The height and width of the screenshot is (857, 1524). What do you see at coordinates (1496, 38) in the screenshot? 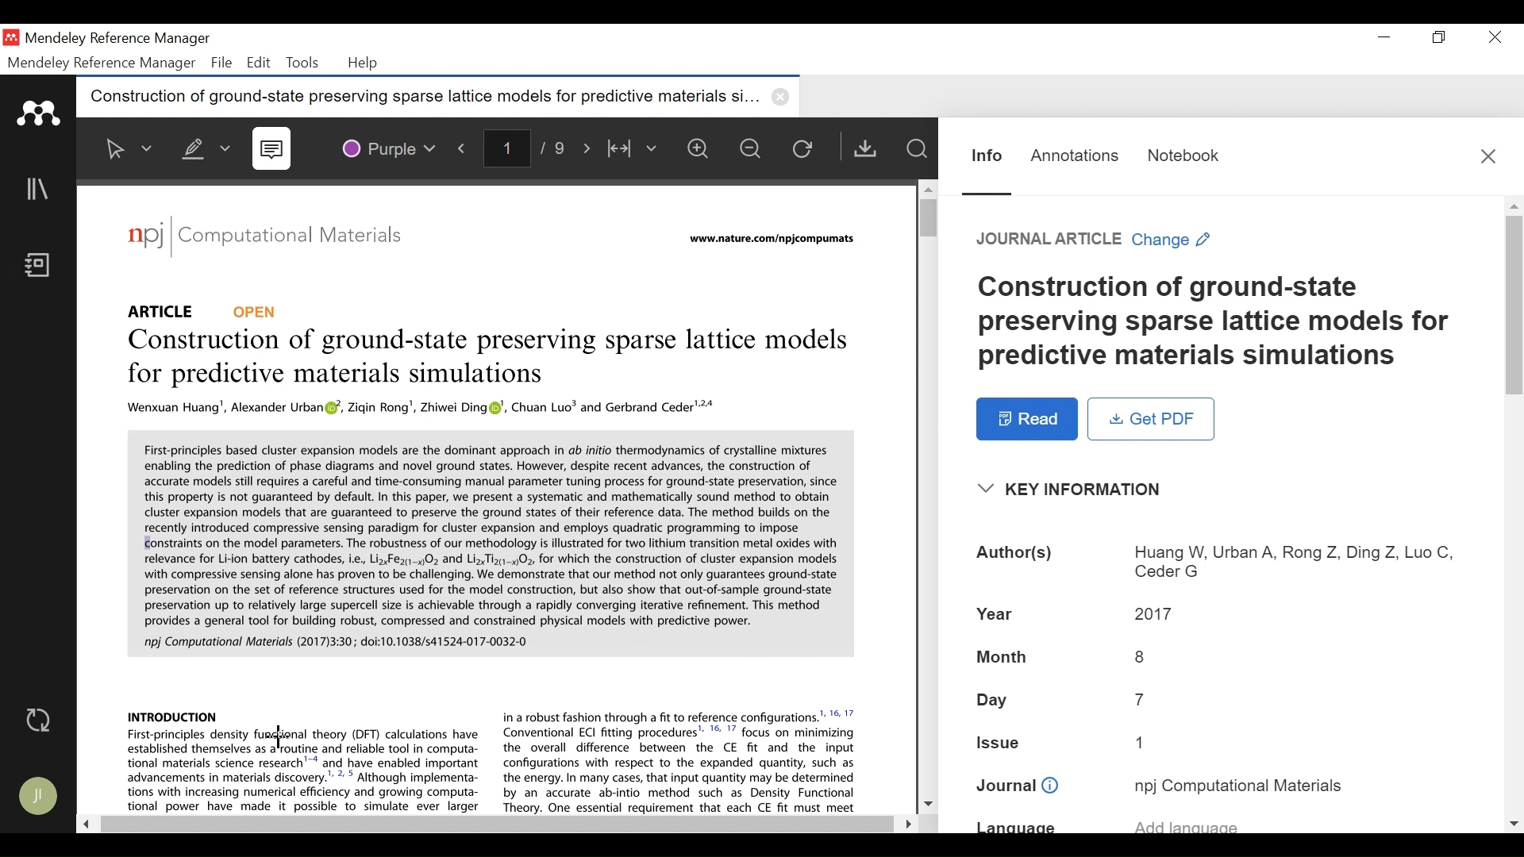
I see `Close` at bounding box center [1496, 38].